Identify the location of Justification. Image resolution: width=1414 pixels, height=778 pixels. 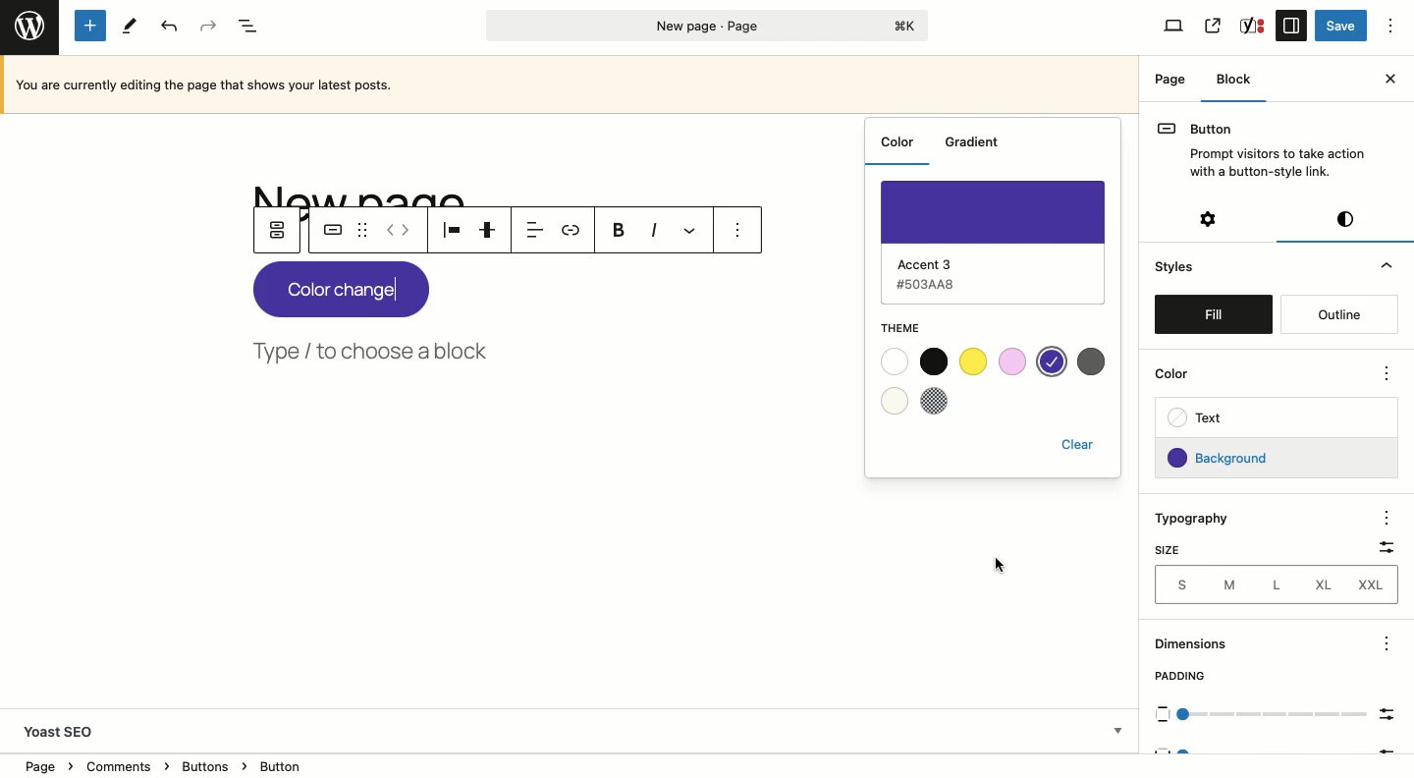
(488, 229).